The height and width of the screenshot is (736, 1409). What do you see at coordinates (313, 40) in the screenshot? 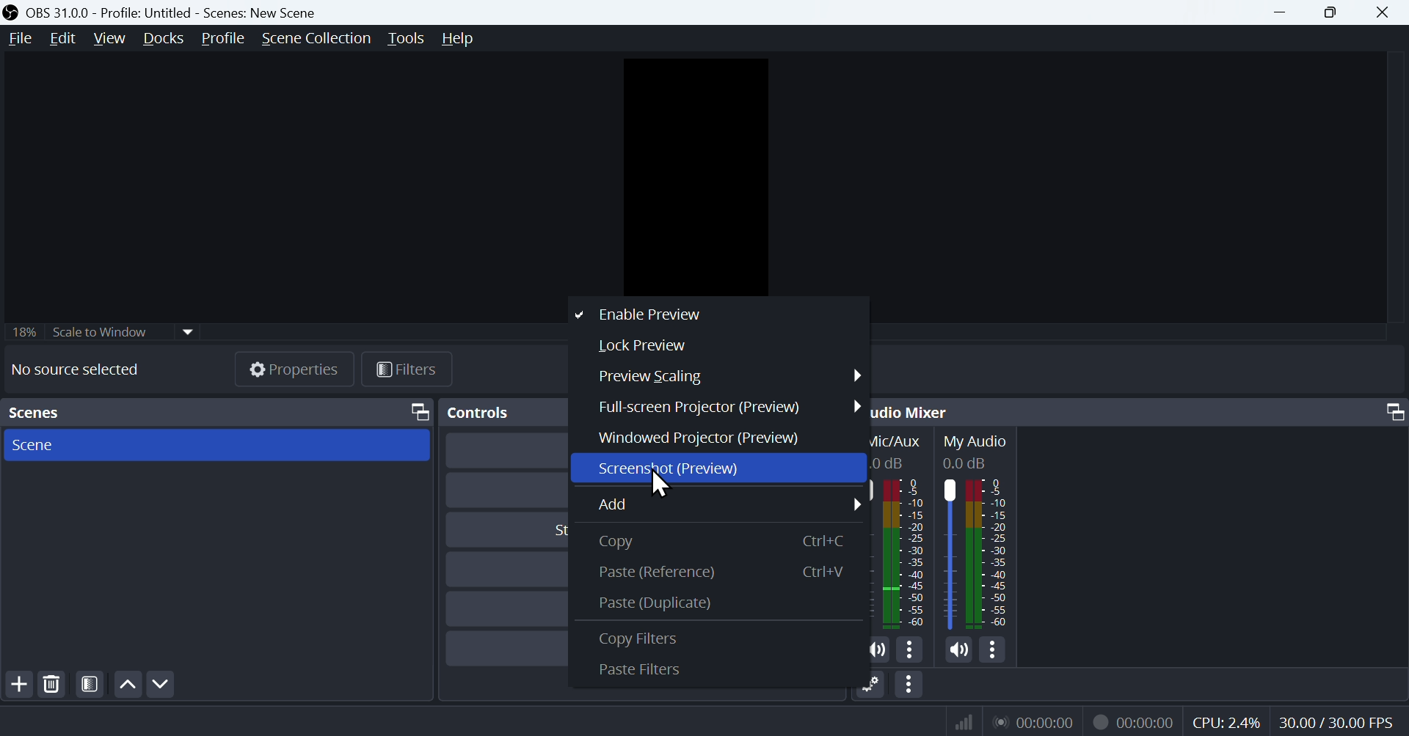
I see `Scene Collection` at bounding box center [313, 40].